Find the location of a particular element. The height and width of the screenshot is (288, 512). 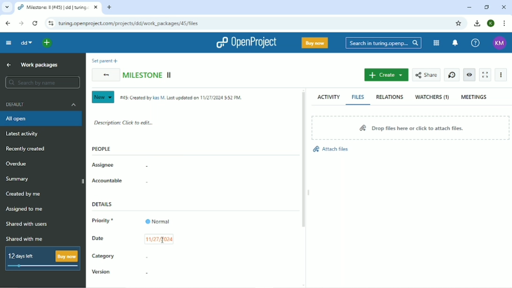

New is located at coordinates (102, 97).